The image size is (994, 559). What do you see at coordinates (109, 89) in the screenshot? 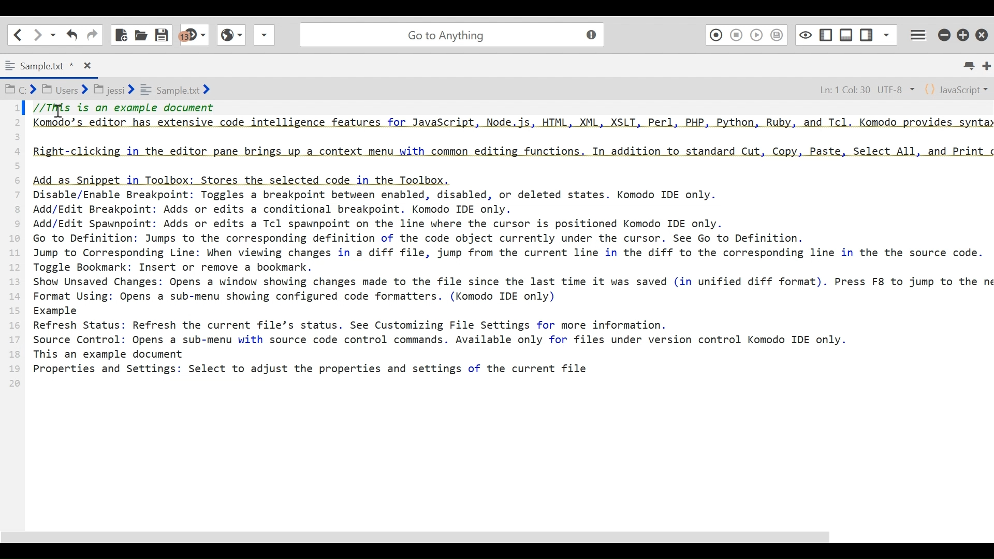
I see `Show in location` at bounding box center [109, 89].